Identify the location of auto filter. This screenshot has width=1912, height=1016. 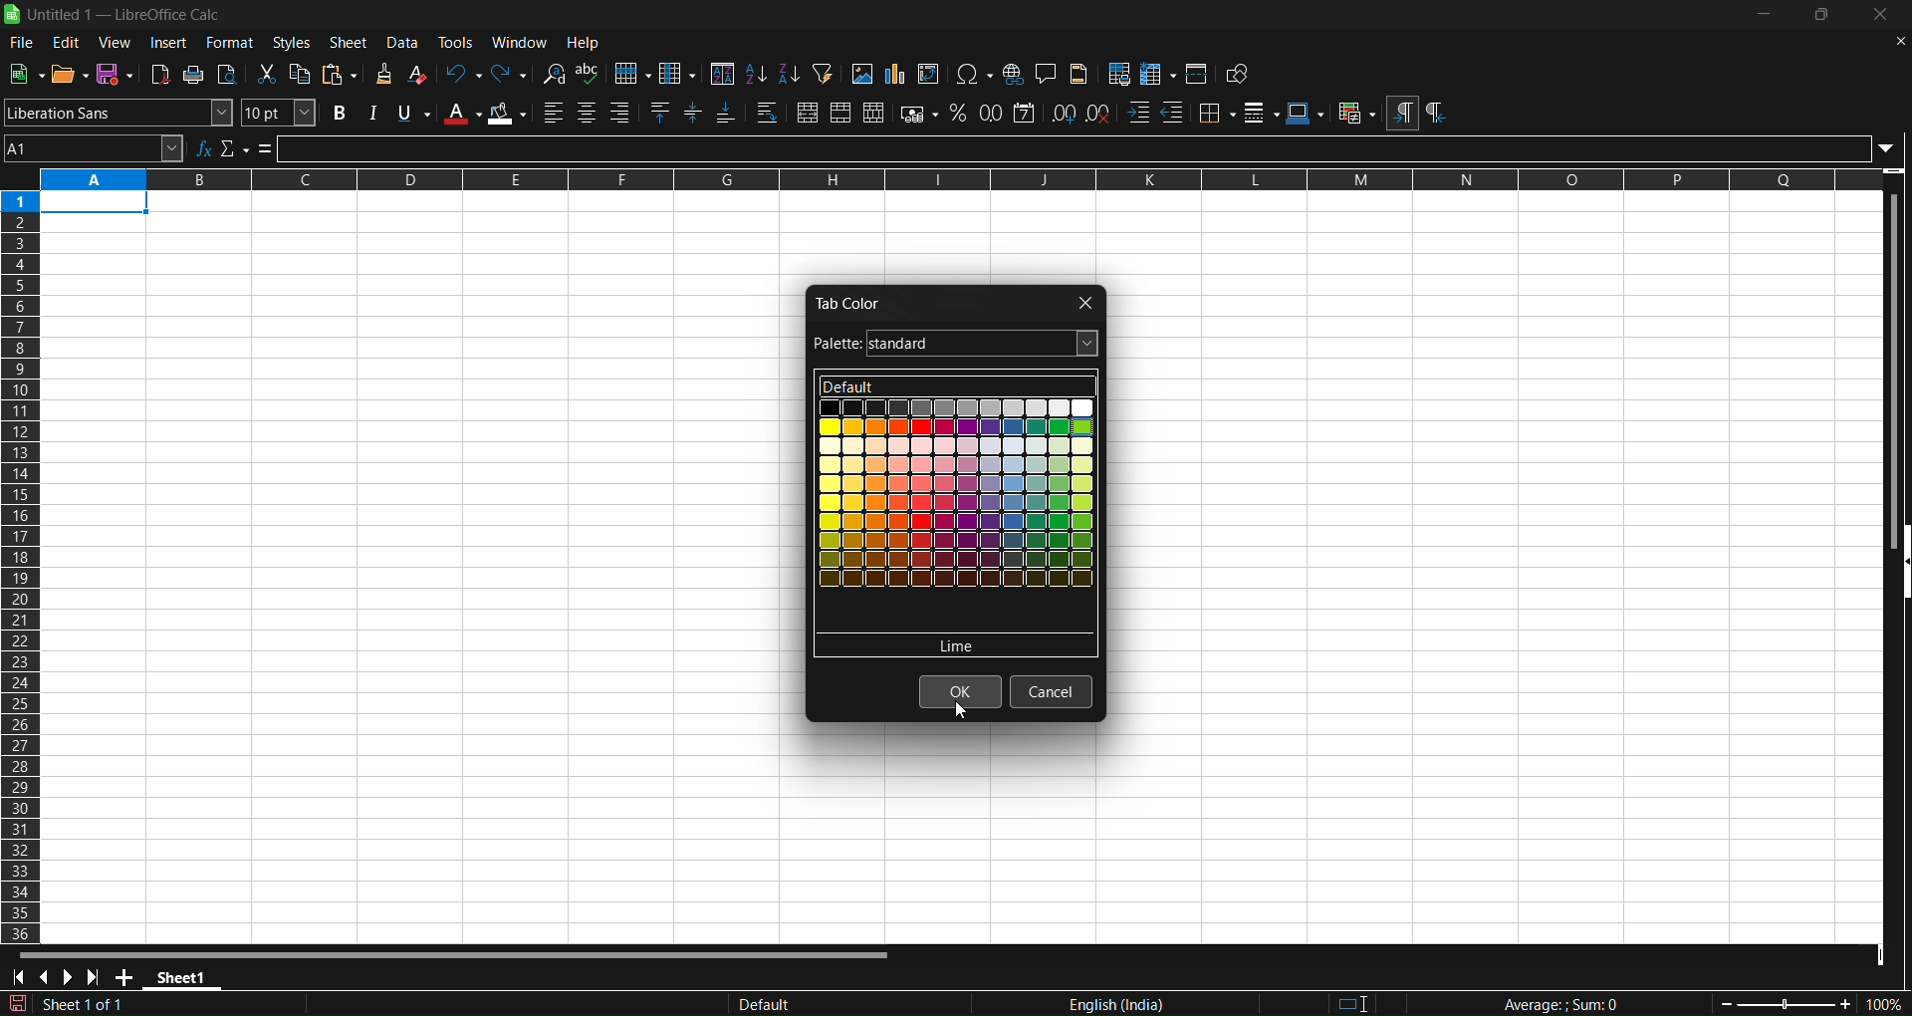
(822, 73).